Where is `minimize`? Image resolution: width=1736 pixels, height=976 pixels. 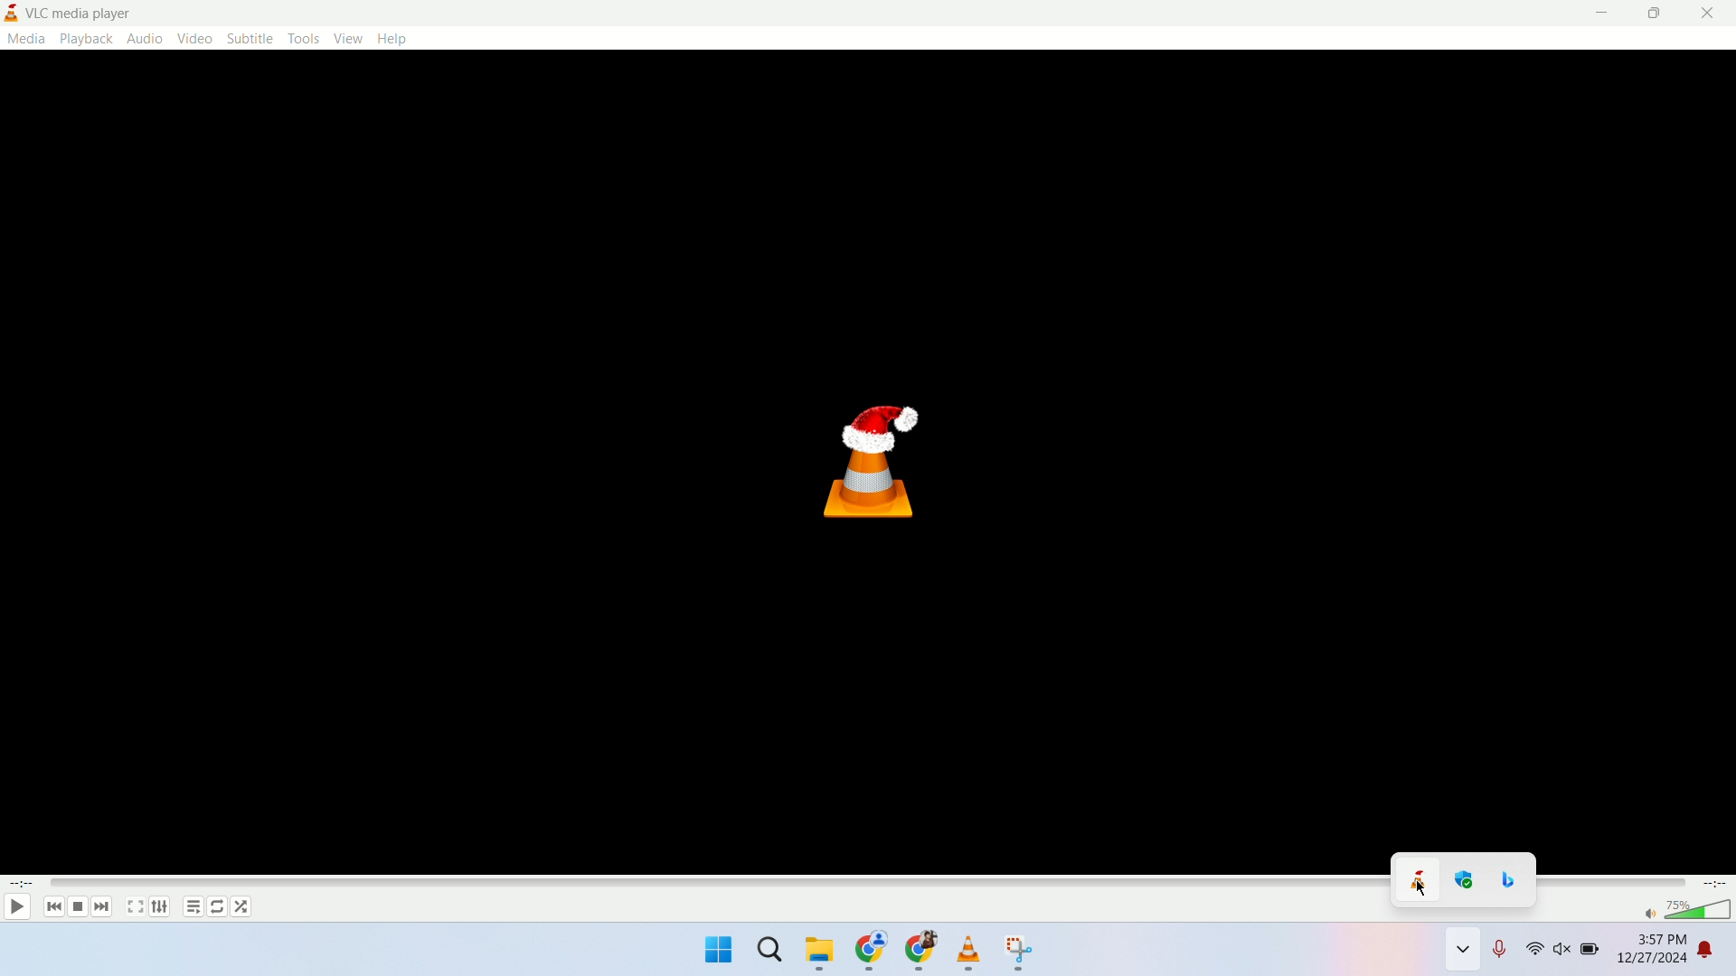 minimize is located at coordinates (1604, 14).